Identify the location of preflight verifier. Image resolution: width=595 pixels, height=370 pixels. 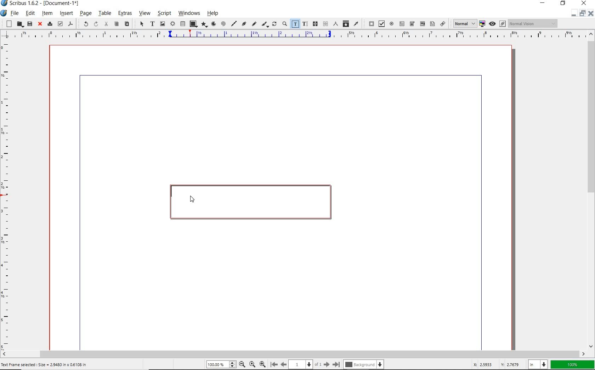
(60, 24).